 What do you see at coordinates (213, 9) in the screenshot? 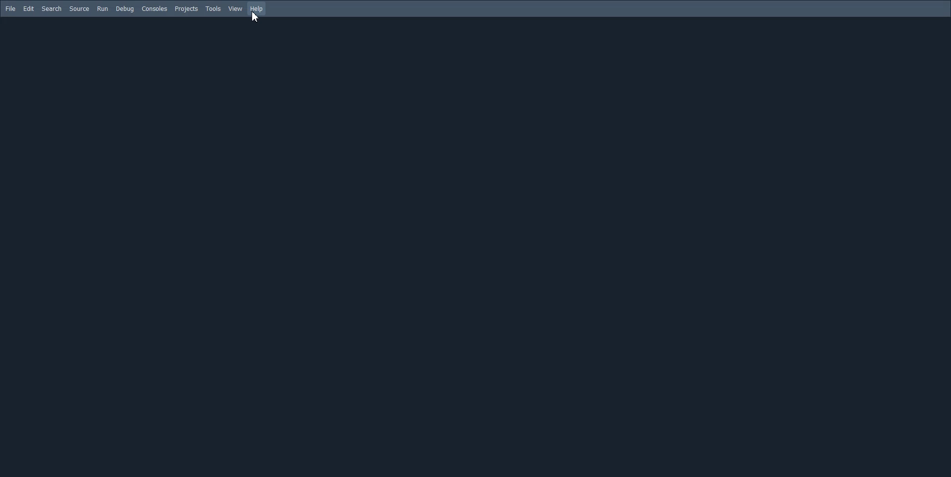
I see `Tools` at bounding box center [213, 9].